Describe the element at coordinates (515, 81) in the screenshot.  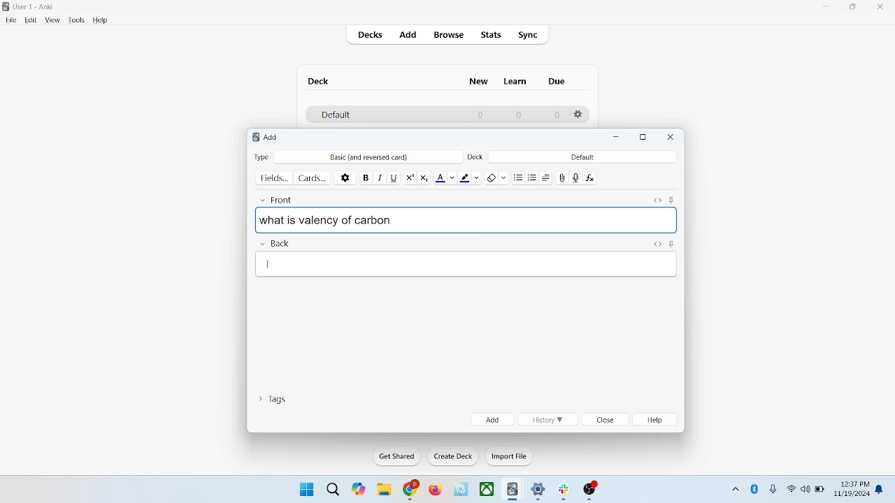
I see `learn` at that location.